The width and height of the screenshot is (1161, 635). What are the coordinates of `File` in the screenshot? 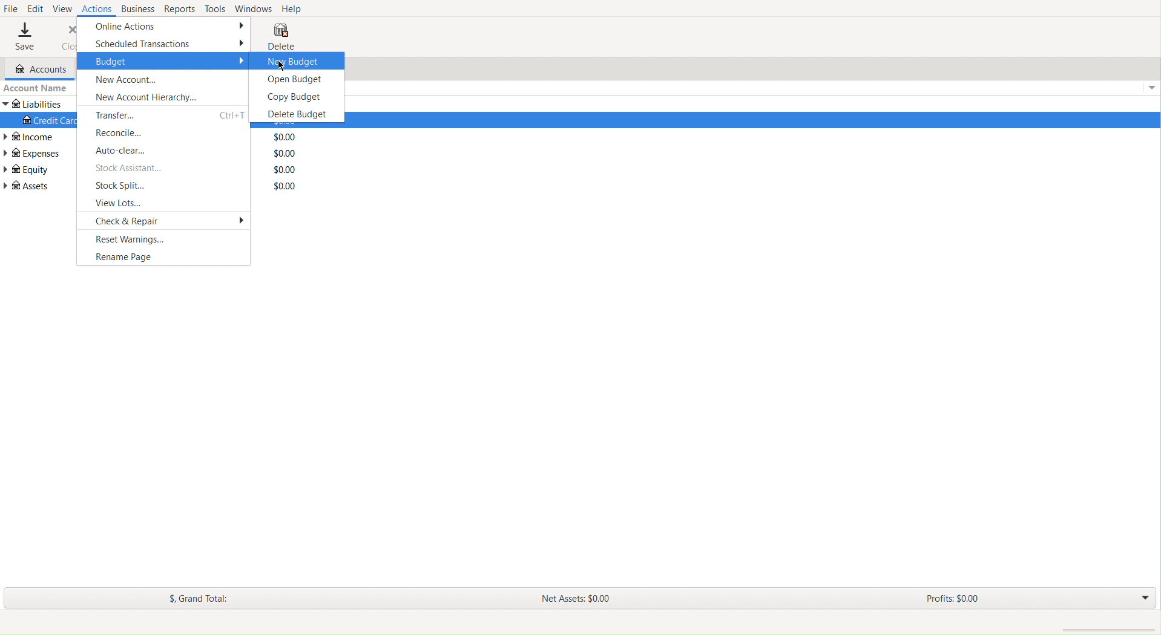 It's located at (12, 8).